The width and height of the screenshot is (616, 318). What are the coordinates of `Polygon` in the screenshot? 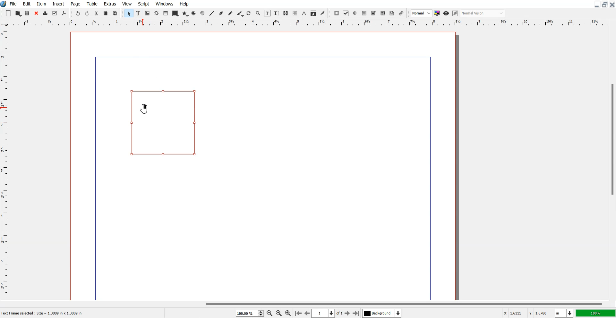 It's located at (185, 13).